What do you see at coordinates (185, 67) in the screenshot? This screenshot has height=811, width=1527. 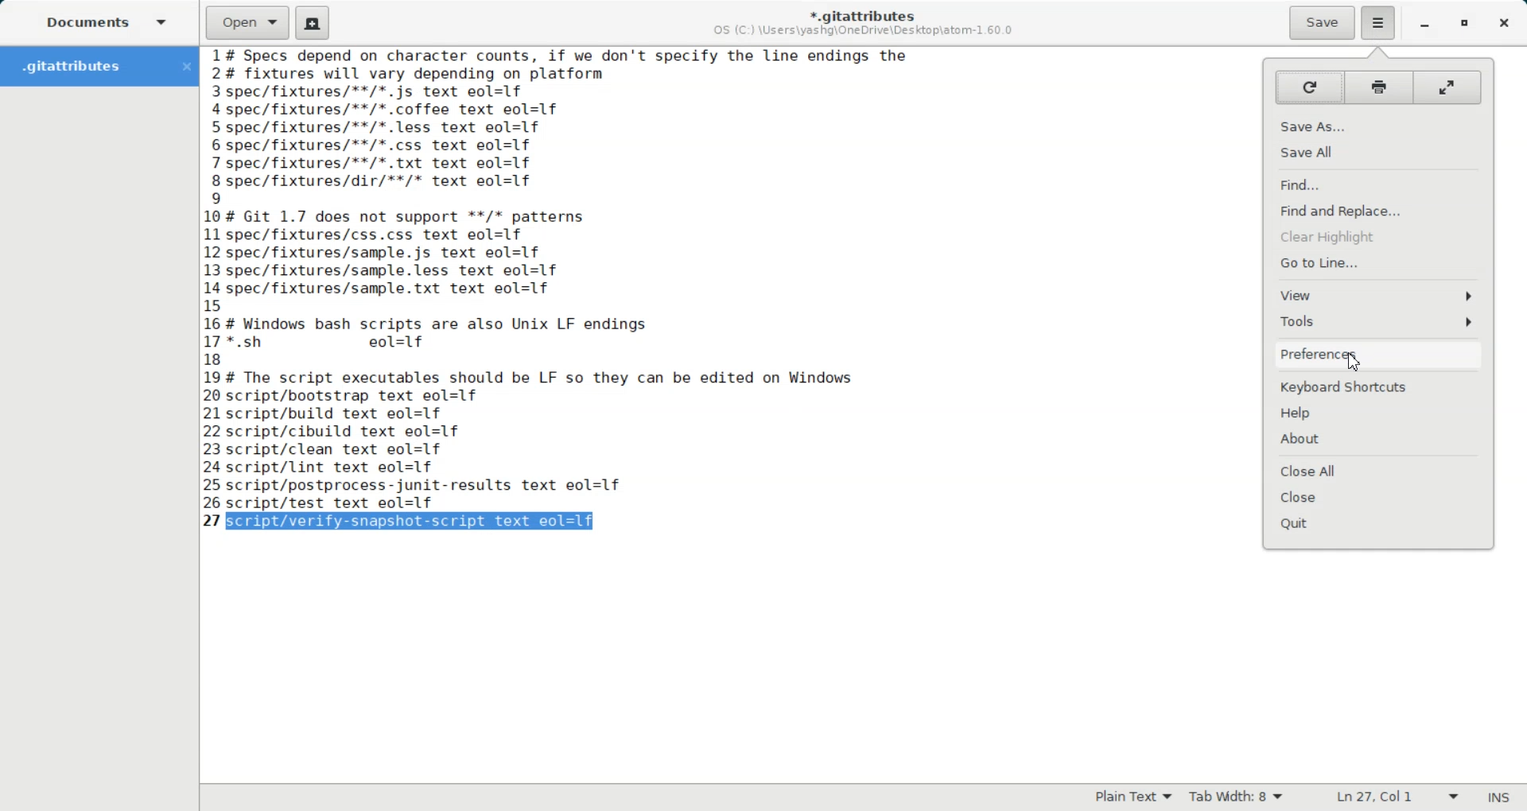 I see `Close Folder` at bounding box center [185, 67].